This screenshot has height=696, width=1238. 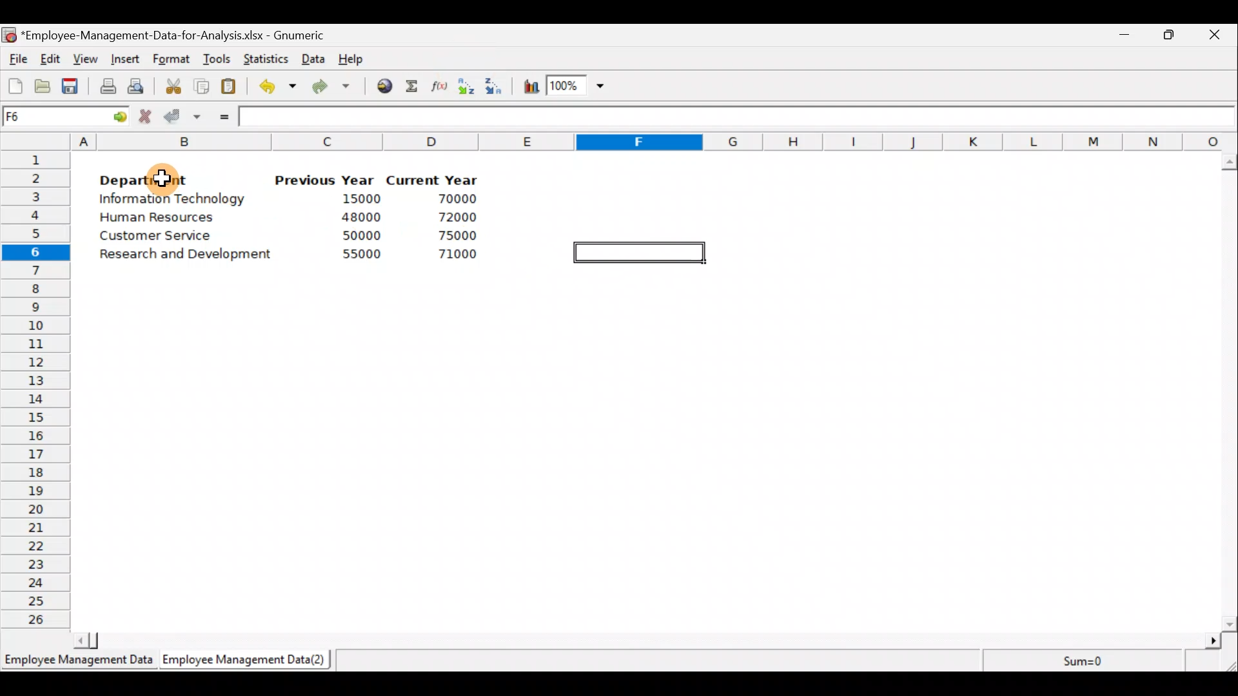 I want to click on 48000, so click(x=360, y=217).